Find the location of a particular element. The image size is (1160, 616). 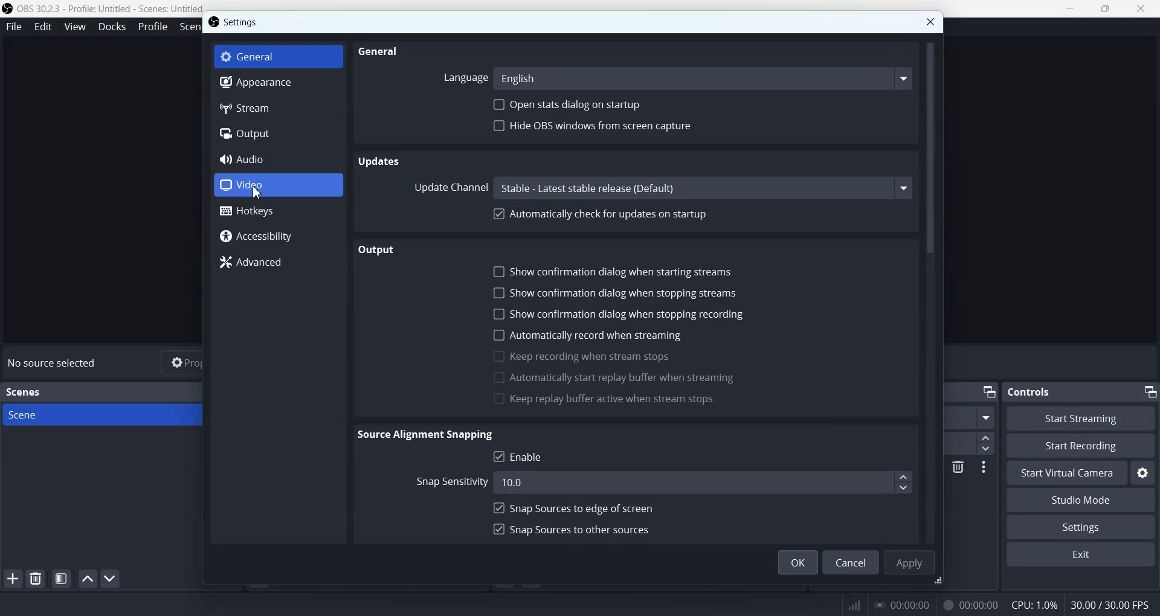

00:00:00 is located at coordinates (967, 605).